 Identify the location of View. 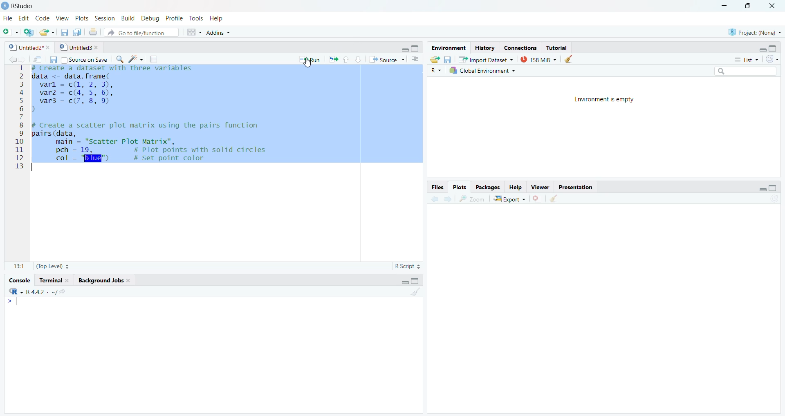
(63, 16).